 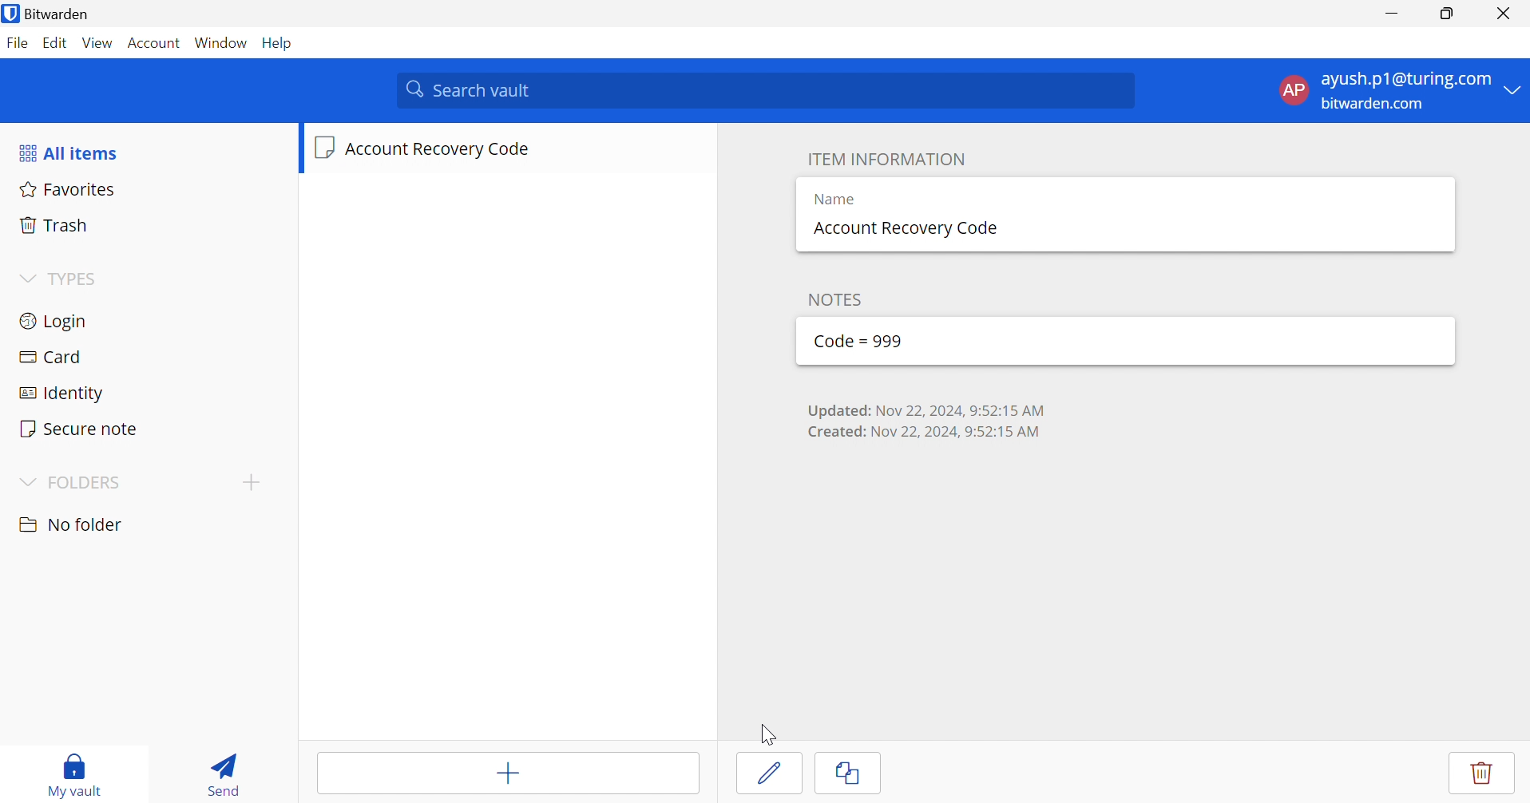 What do you see at coordinates (862, 342) in the screenshot?
I see `Code = 999` at bounding box center [862, 342].